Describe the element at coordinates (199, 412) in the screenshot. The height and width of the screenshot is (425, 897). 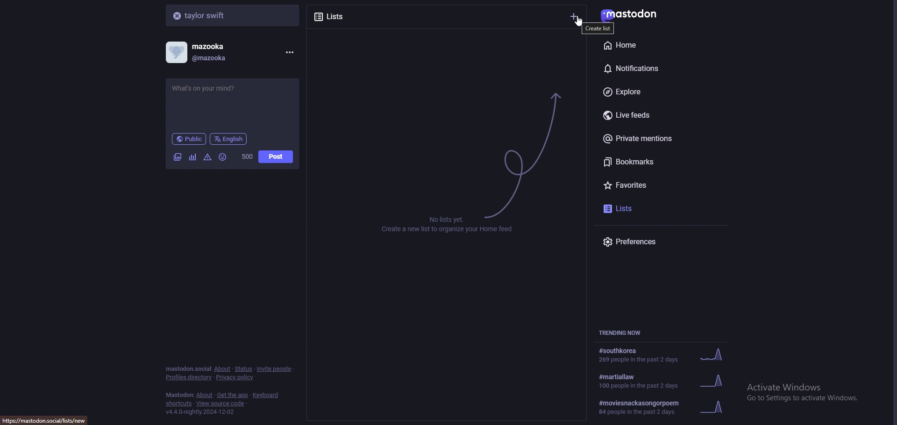
I see `version` at that location.